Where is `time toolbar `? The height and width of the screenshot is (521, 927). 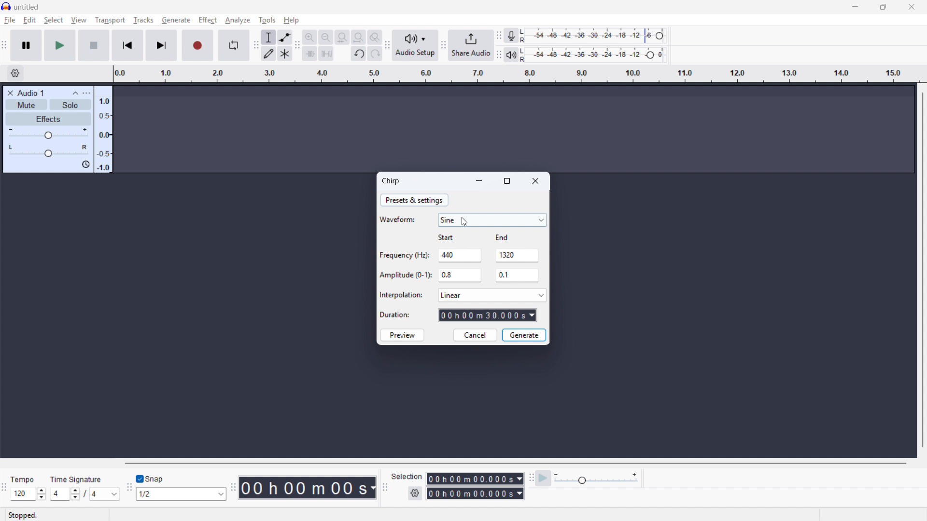
time toolbar  is located at coordinates (233, 488).